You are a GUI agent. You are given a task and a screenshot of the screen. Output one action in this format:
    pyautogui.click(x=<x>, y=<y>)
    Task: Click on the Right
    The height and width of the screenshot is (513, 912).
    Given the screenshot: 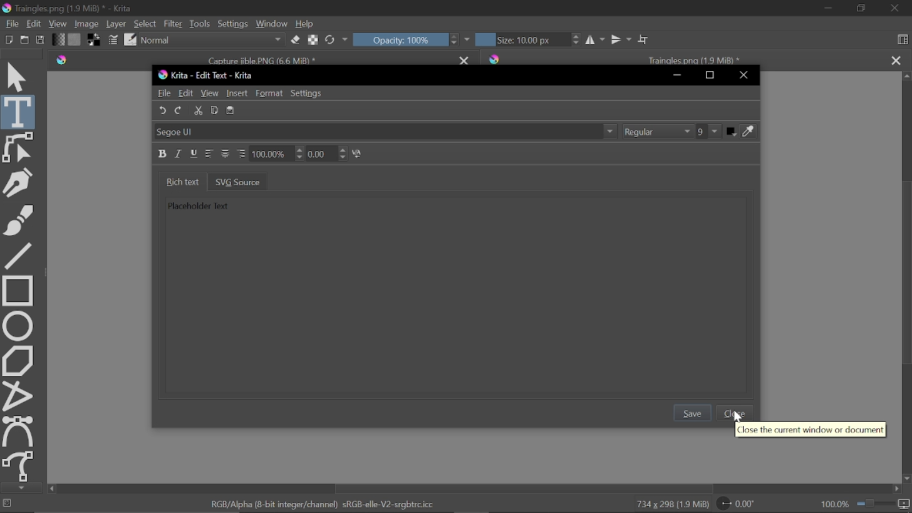 What is the action you would take?
    pyautogui.click(x=241, y=153)
    